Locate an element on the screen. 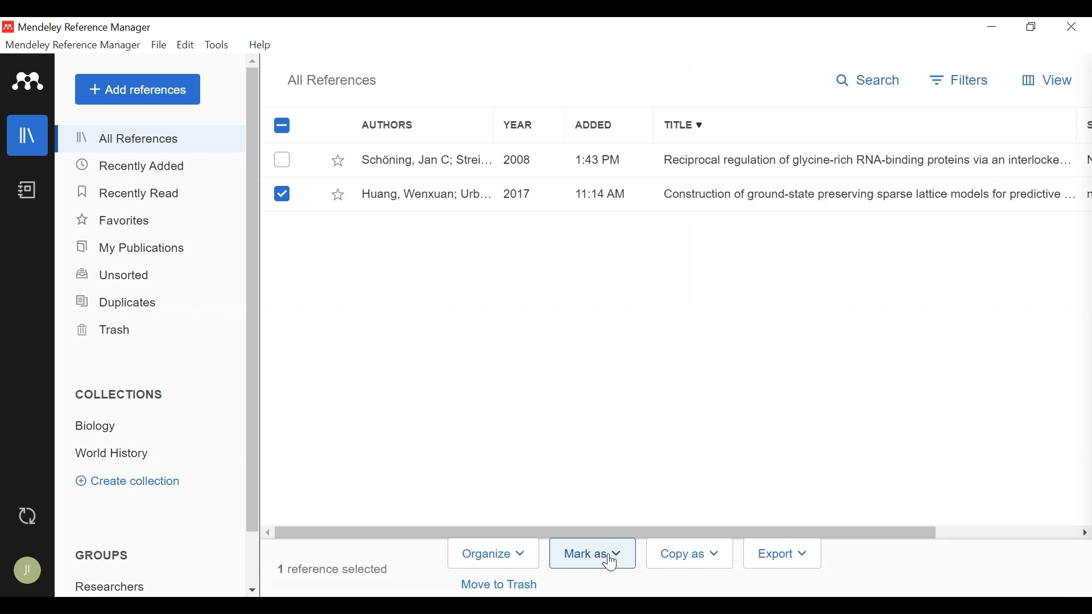 The image size is (1092, 614). Title is located at coordinates (867, 127).